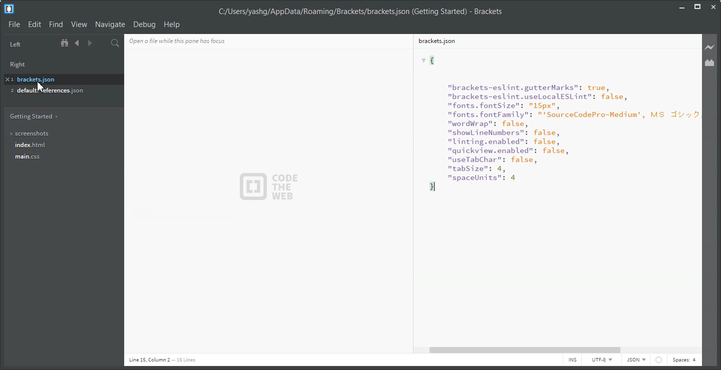 The width and height of the screenshot is (721, 370). What do you see at coordinates (66, 43) in the screenshot?
I see `Show in file tree` at bounding box center [66, 43].